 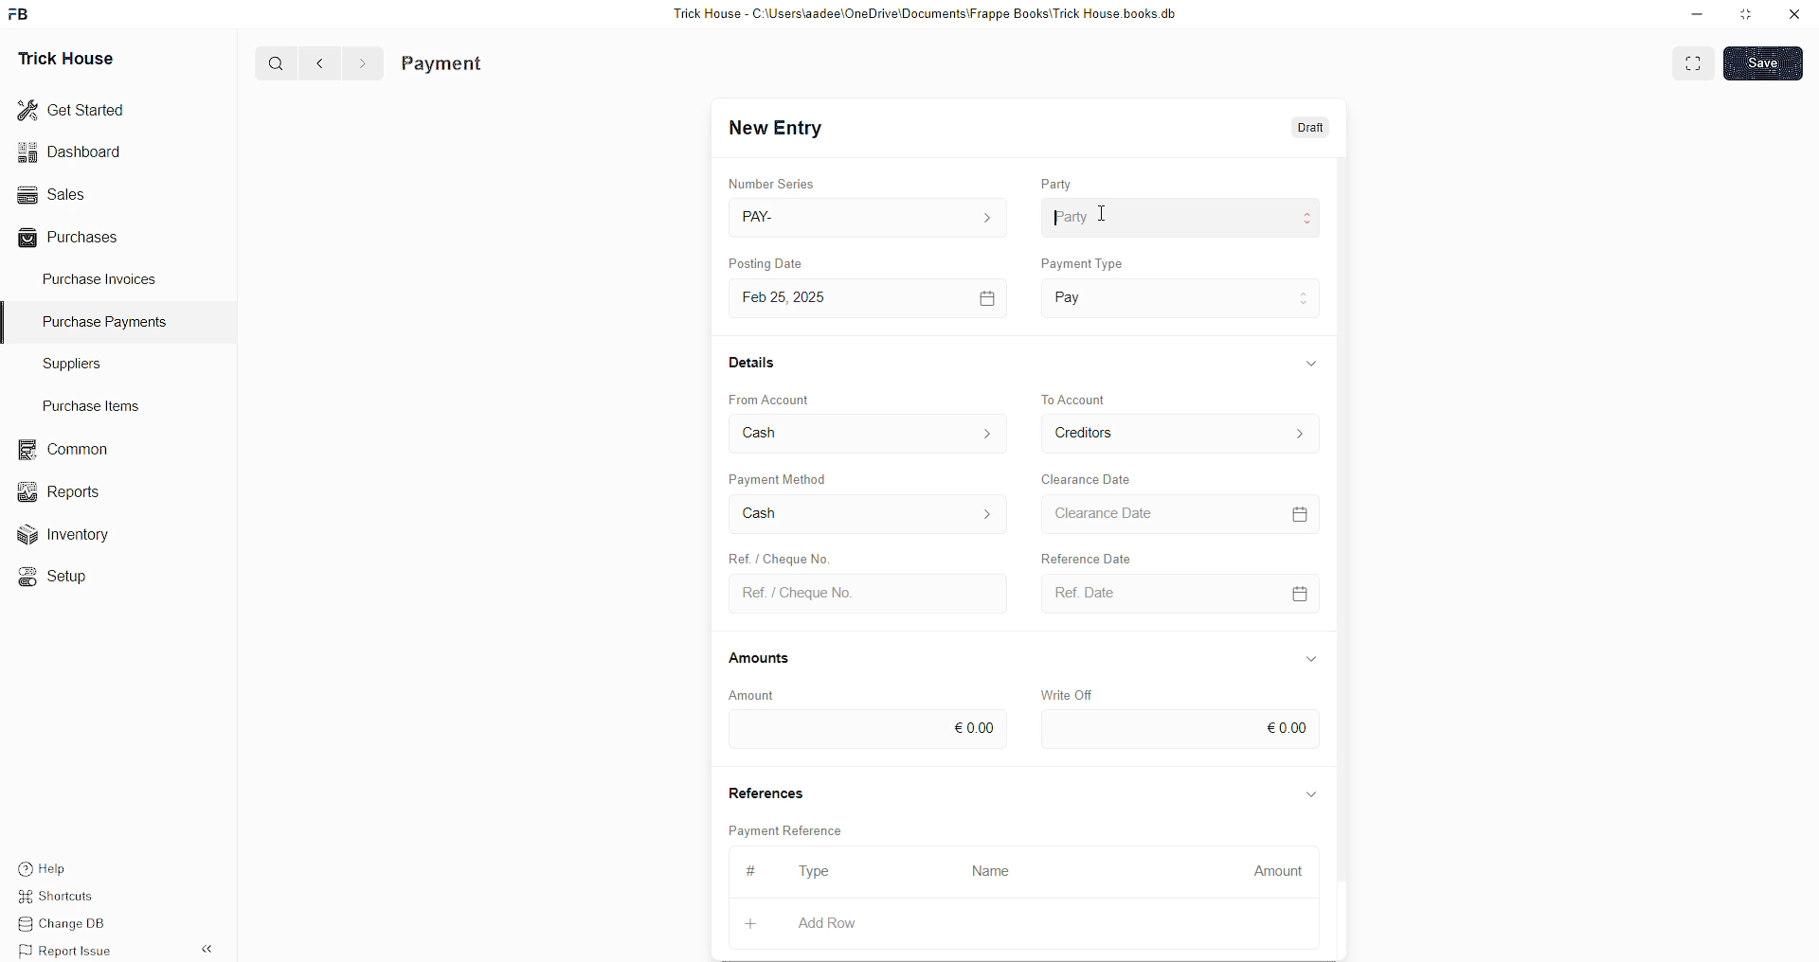 I want to click on Amount, so click(x=1278, y=866).